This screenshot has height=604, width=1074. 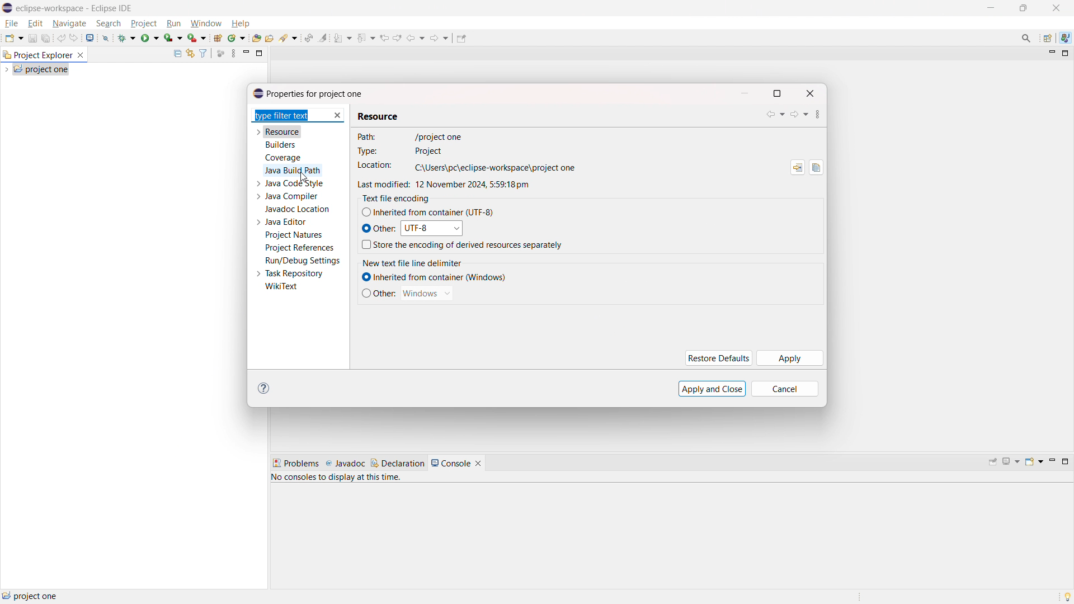 I want to click on resource, so click(x=379, y=114).